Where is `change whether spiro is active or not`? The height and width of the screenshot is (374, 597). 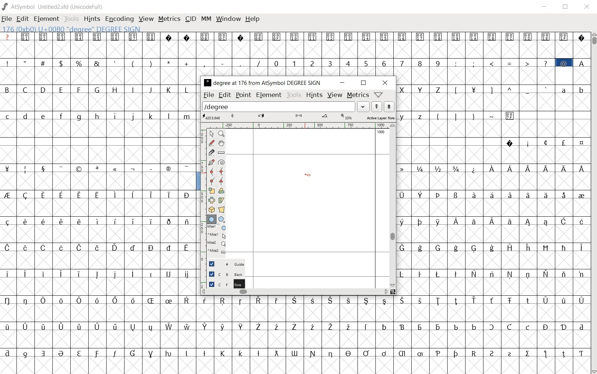 change whether spiro is active or not is located at coordinates (221, 162).